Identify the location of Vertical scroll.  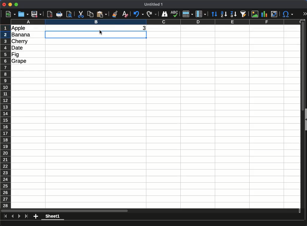
(303, 114).